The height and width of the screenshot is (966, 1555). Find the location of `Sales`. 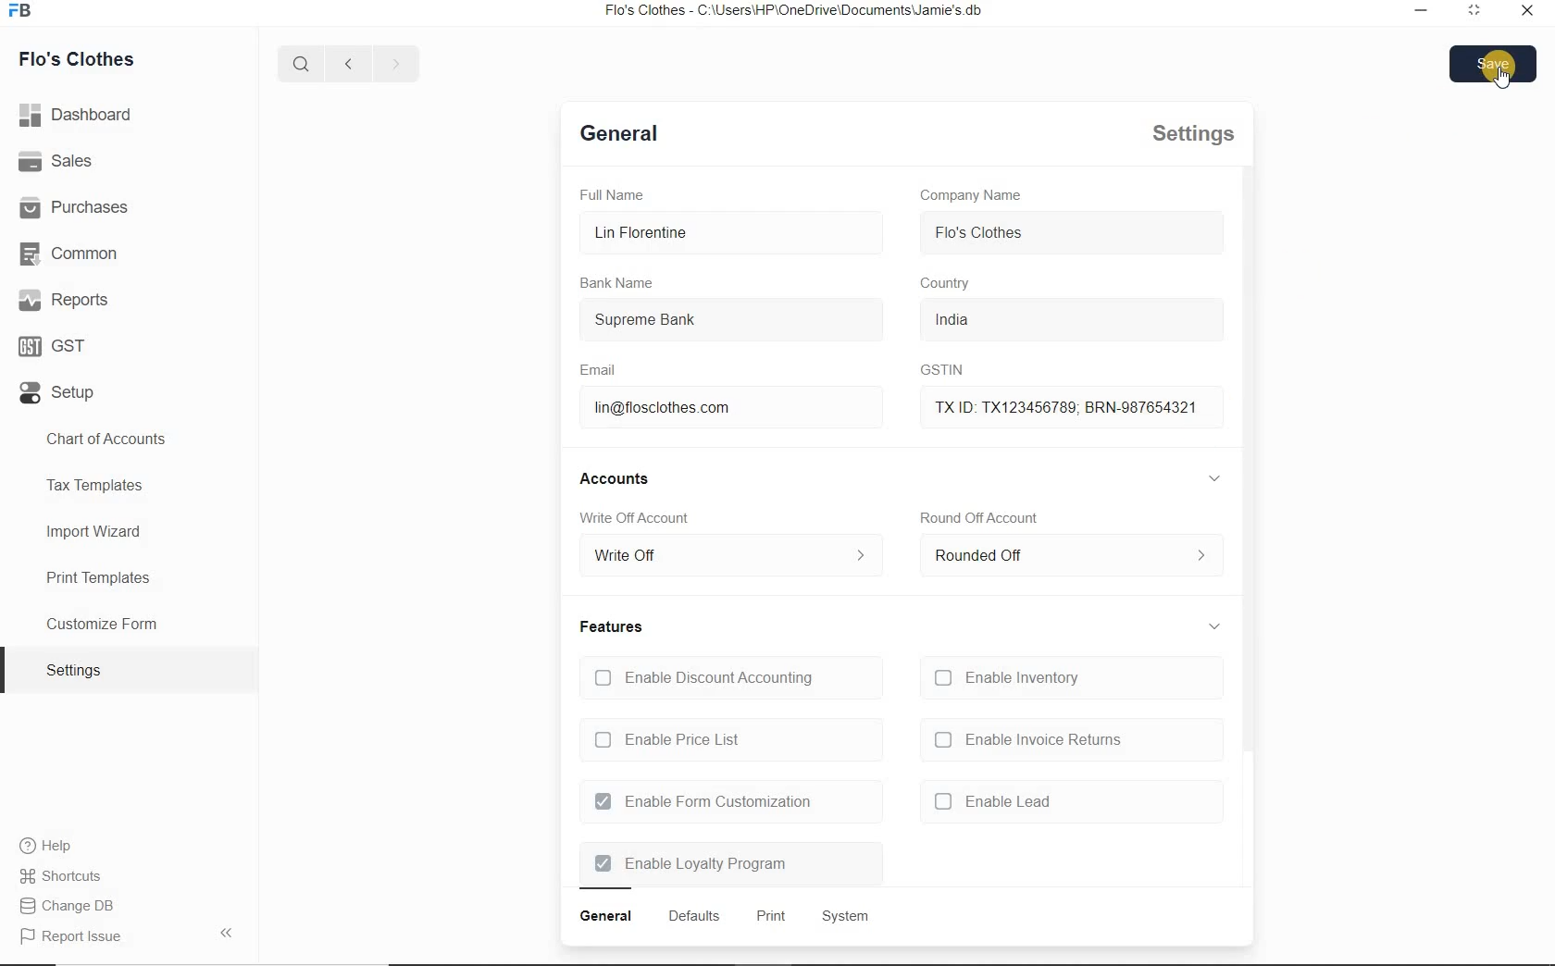

Sales is located at coordinates (59, 163).